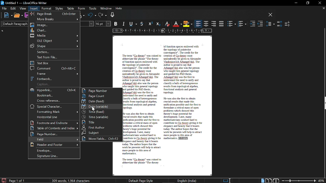  What do you see at coordinates (55, 79) in the screenshot?
I see `Fontwork` at bounding box center [55, 79].